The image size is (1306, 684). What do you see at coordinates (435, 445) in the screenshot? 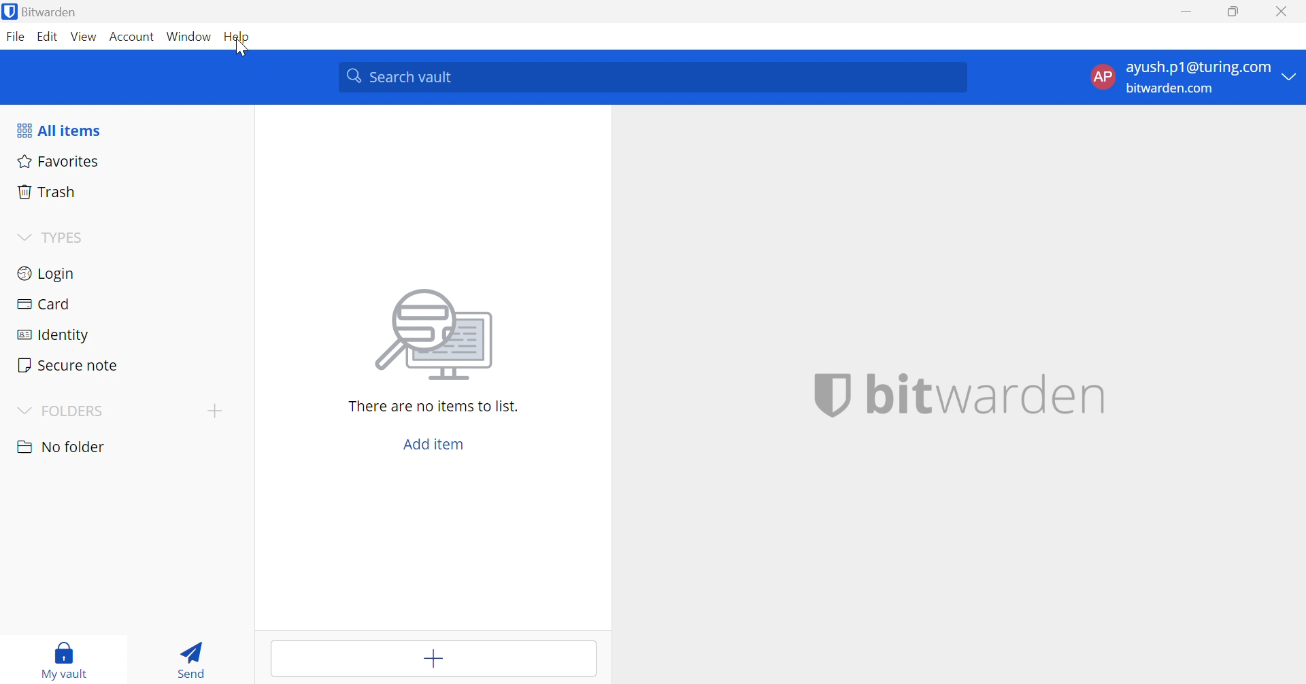
I see `Add item` at bounding box center [435, 445].